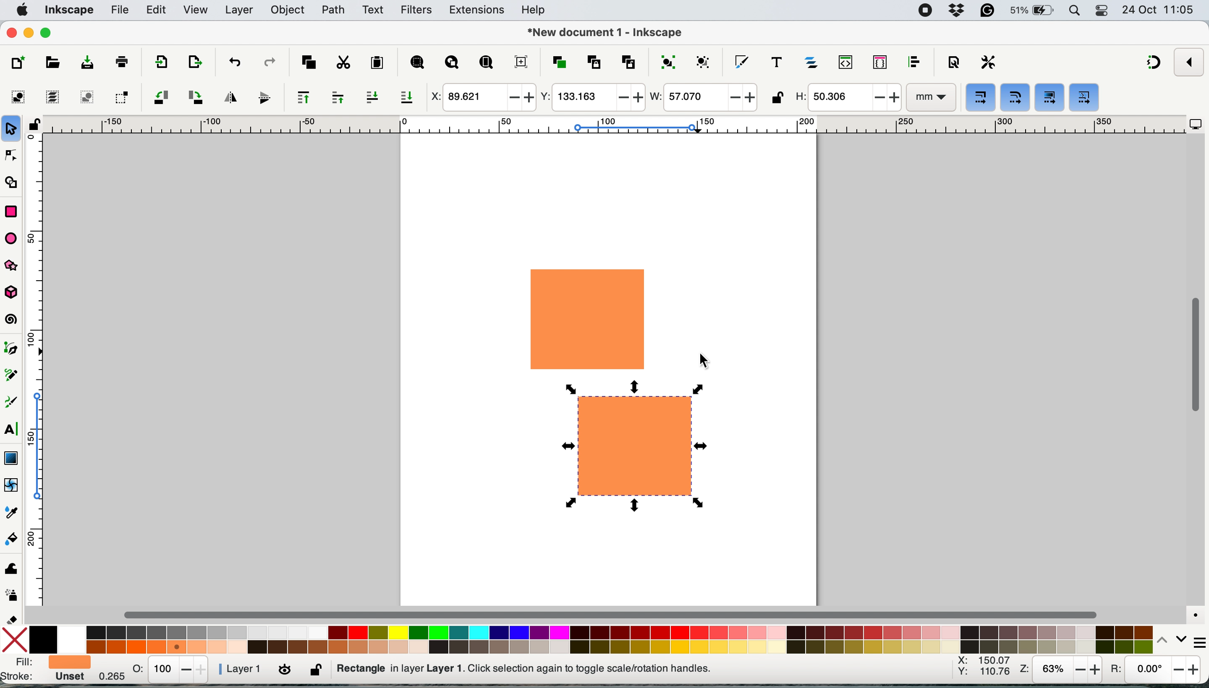  What do you see at coordinates (409, 98) in the screenshot?
I see `lower selection to bottom` at bounding box center [409, 98].